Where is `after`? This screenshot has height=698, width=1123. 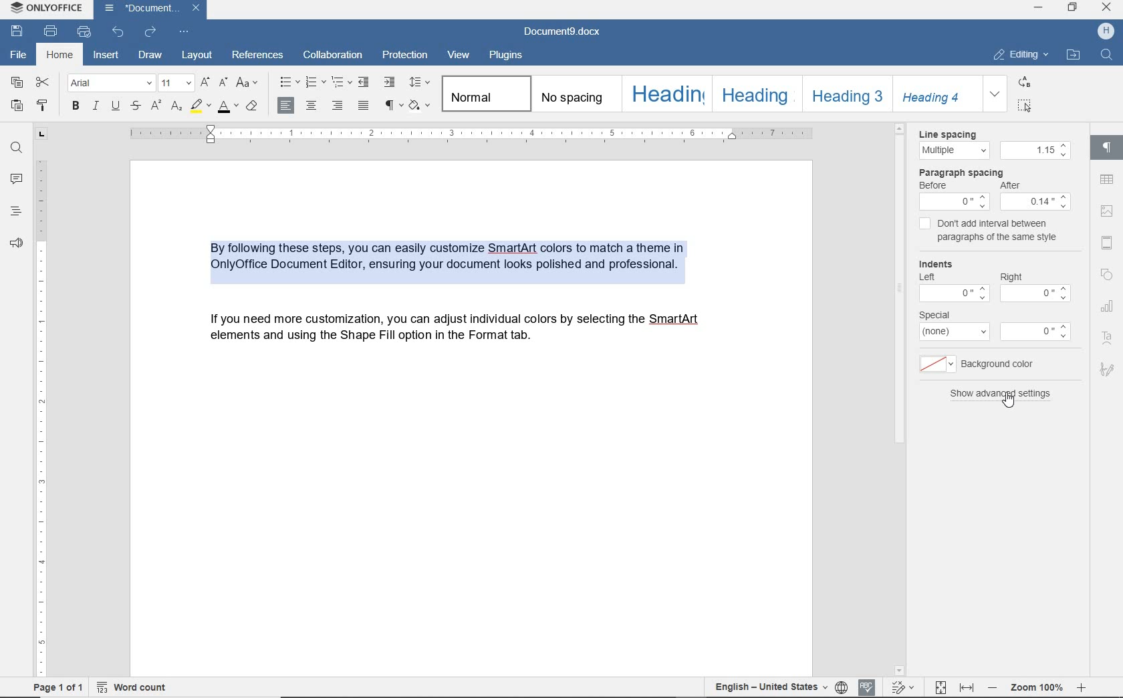 after is located at coordinates (1015, 187).